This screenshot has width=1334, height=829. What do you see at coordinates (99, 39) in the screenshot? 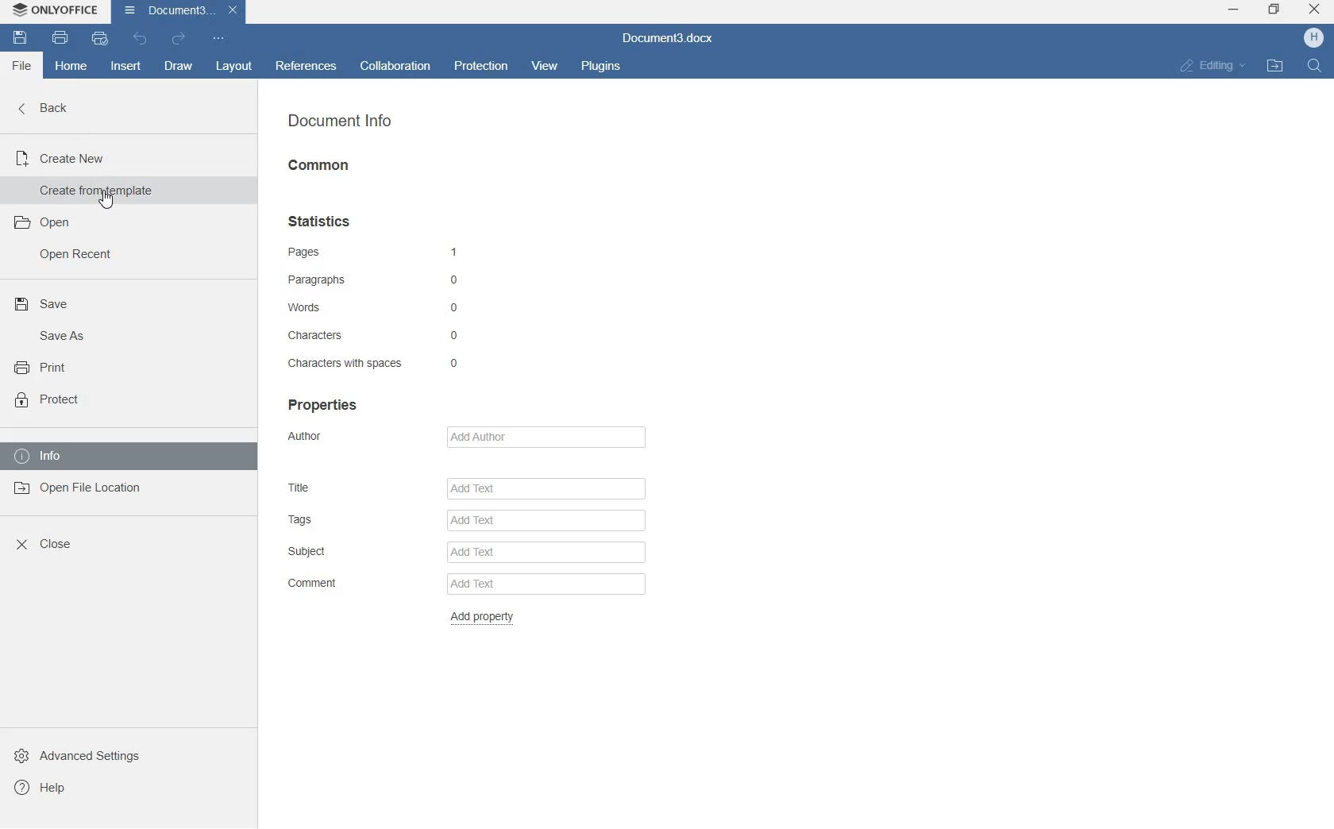
I see `quick print` at bounding box center [99, 39].